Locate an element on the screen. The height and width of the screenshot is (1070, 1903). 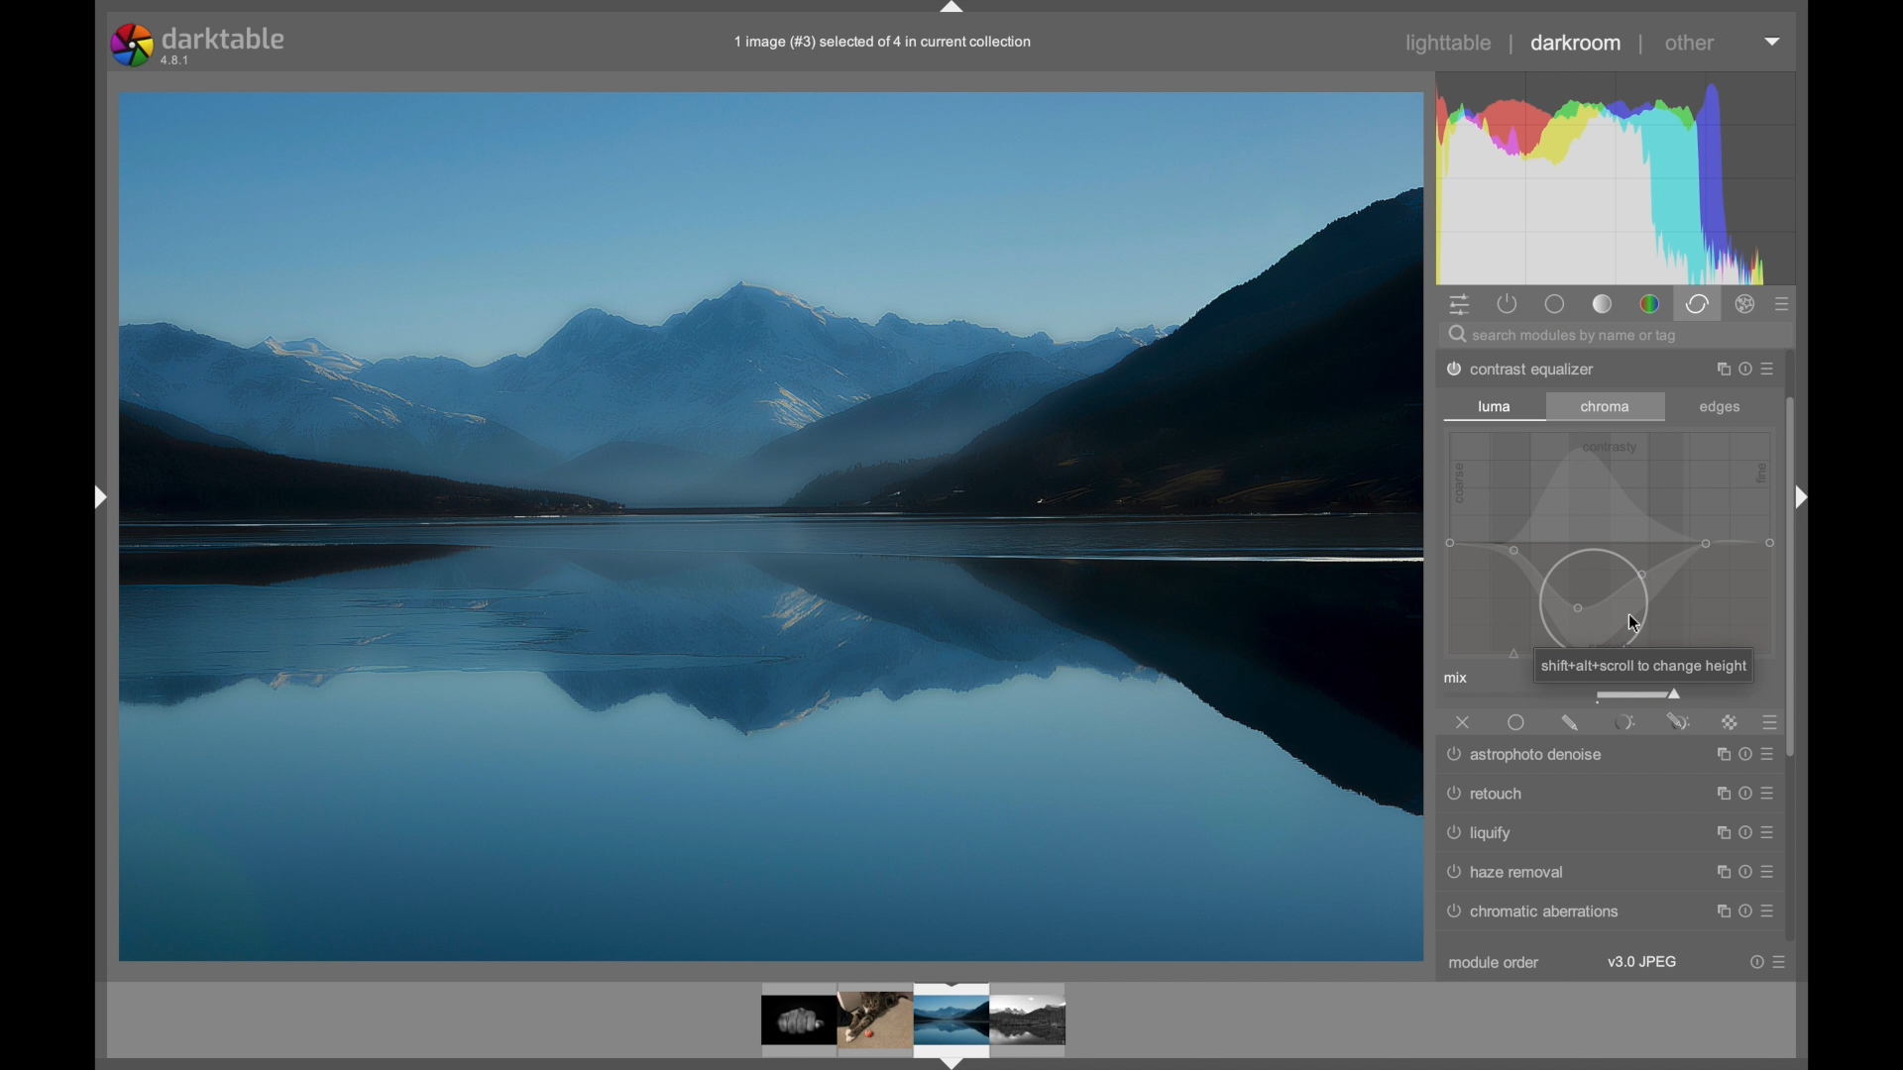
more options is located at coordinates (1767, 962).